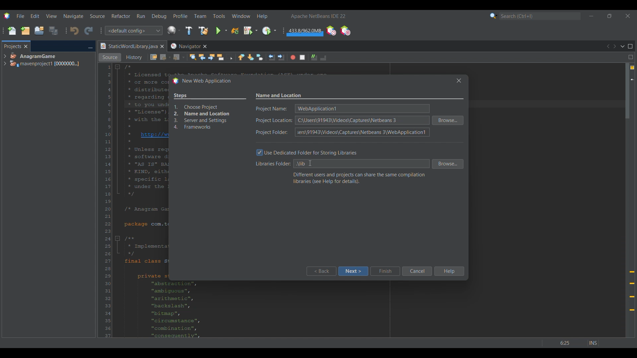 The width and height of the screenshot is (637, 358). I want to click on Search options, so click(494, 16).